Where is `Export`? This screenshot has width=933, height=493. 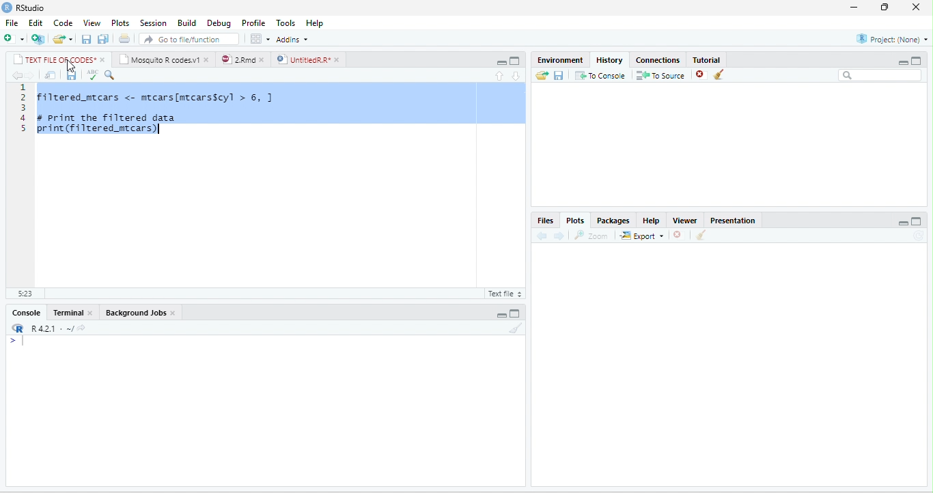
Export is located at coordinates (641, 236).